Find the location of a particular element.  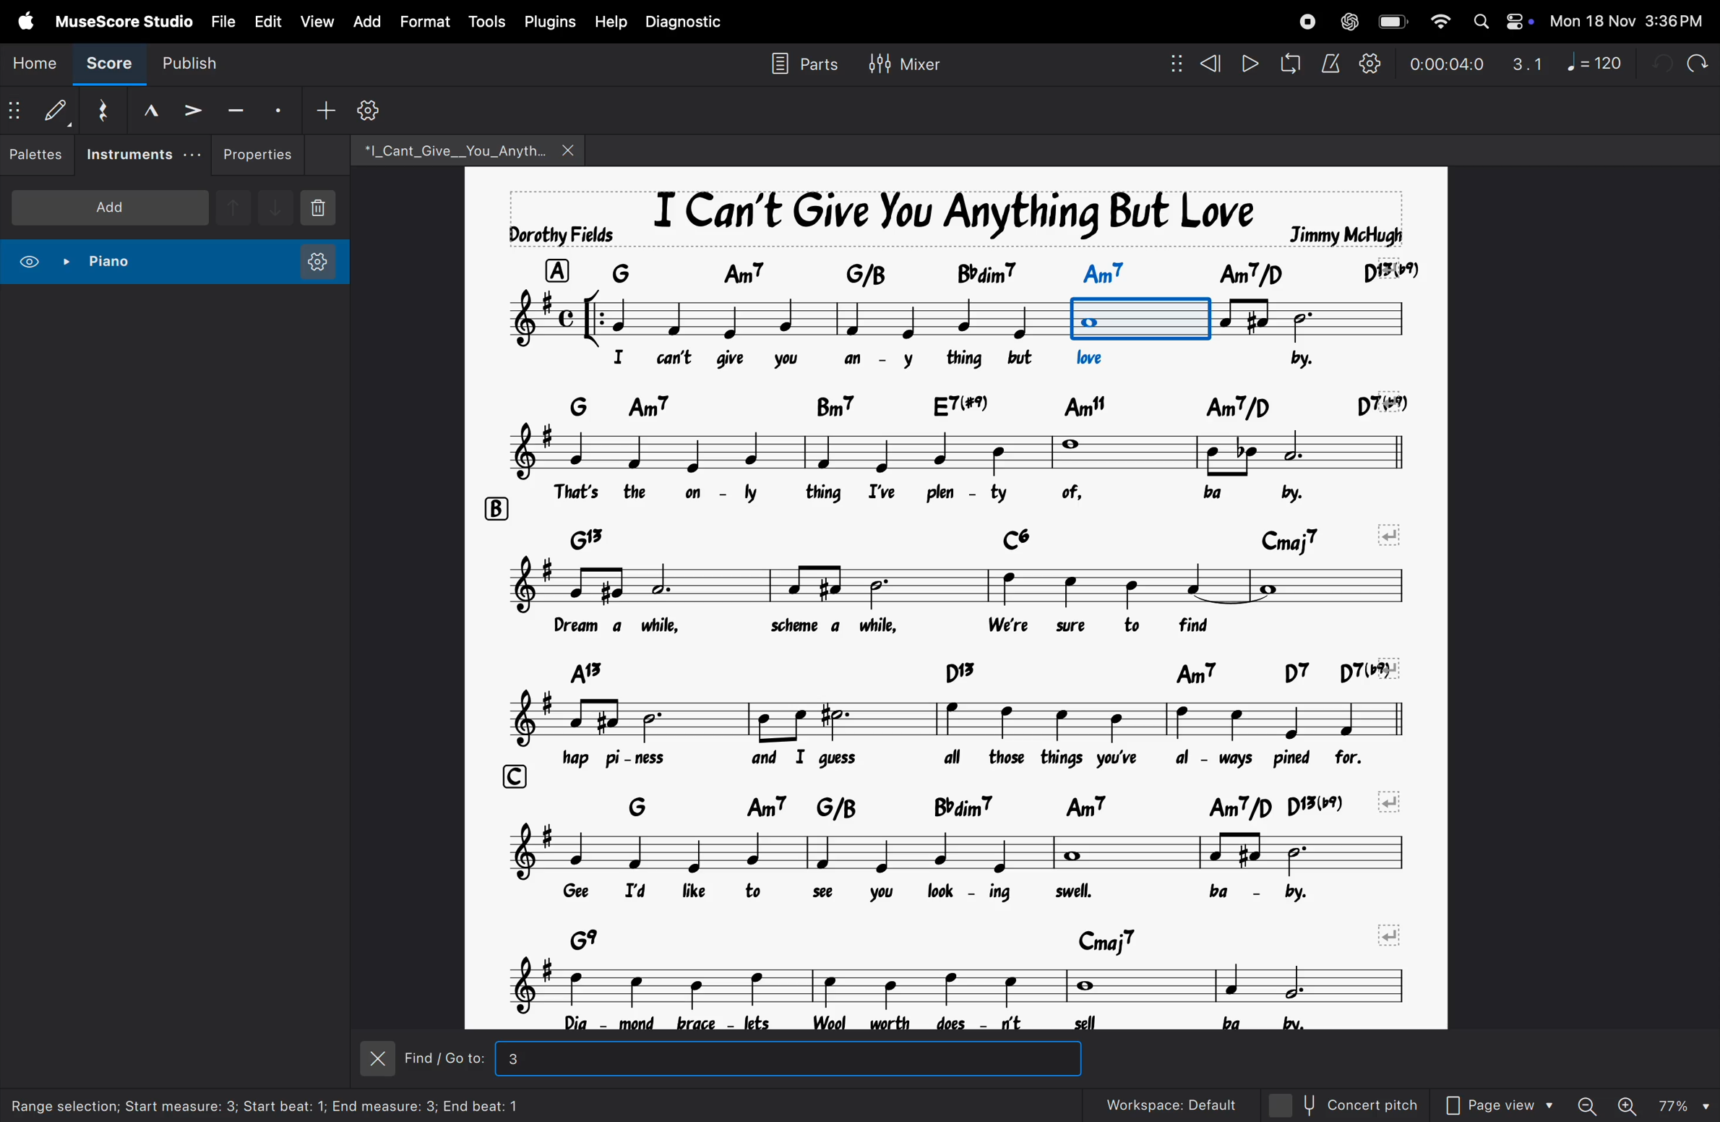

add is located at coordinates (109, 205).